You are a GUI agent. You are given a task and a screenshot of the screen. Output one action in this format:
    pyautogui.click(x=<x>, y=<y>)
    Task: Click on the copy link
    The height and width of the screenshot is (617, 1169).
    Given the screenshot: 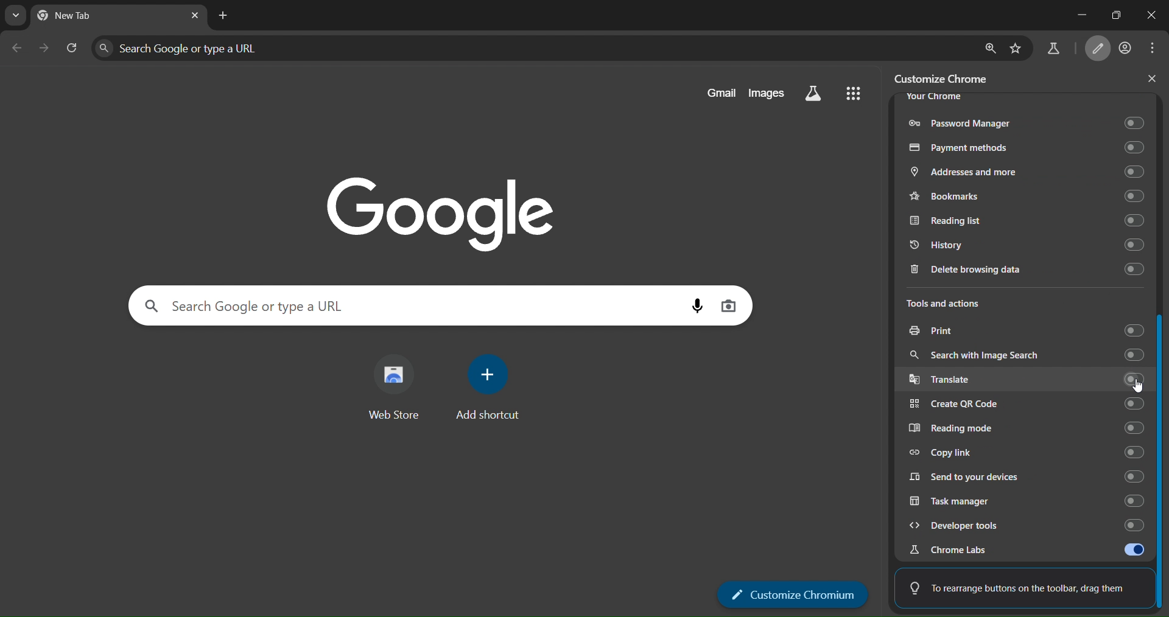 What is the action you would take?
    pyautogui.click(x=1028, y=454)
    